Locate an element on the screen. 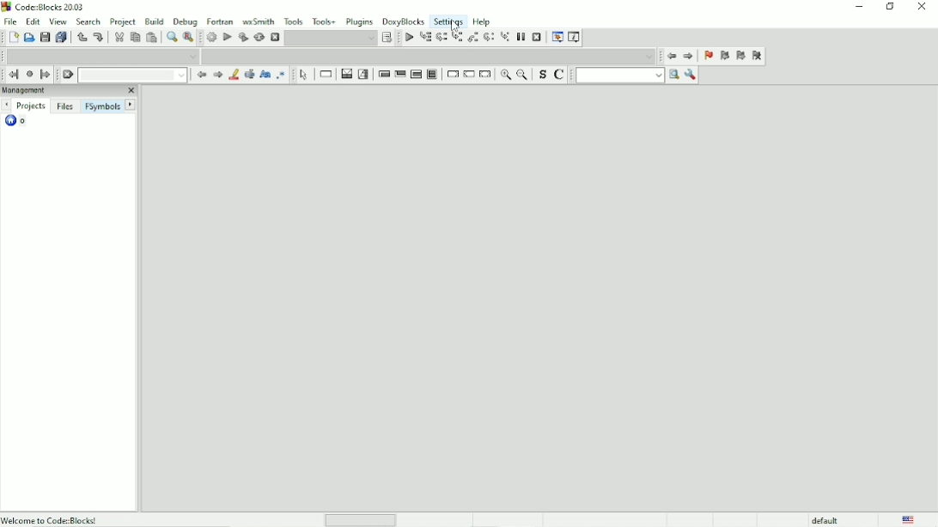 This screenshot has width=938, height=527. Rebuild is located at coordinates (258, 38).